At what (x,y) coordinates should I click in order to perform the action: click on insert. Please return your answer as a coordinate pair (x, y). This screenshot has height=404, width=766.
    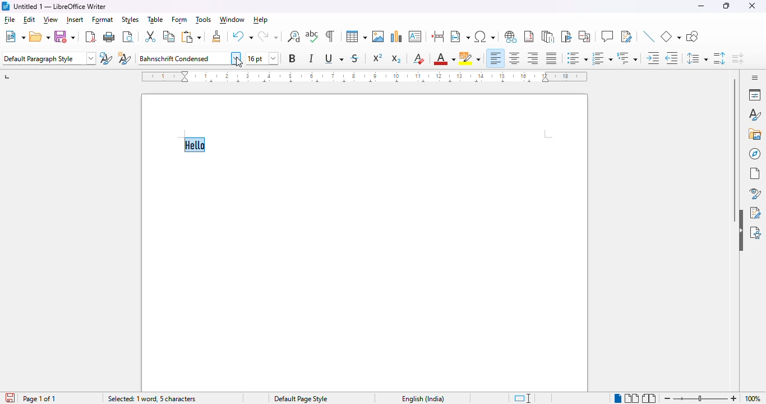
    Looking at the image, I should click on (75, 20).